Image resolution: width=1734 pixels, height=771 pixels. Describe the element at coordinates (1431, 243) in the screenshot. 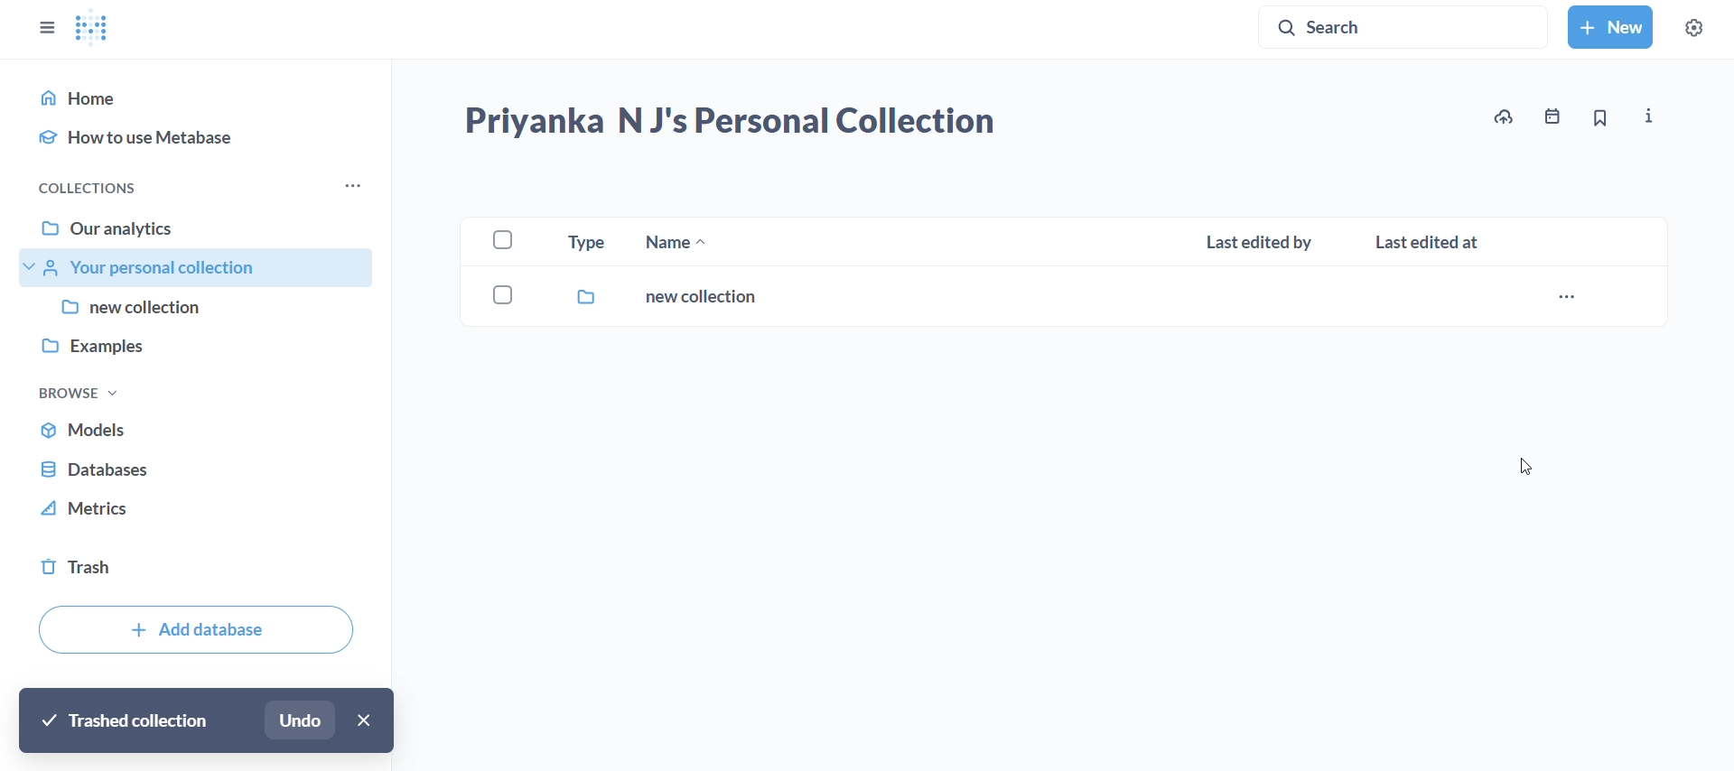

I see `last edited at ` at that location.